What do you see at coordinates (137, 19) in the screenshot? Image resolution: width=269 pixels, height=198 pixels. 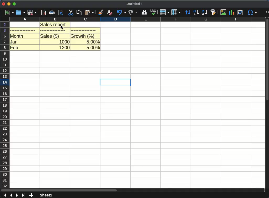 I see `column` at bounding box center [137, 19].